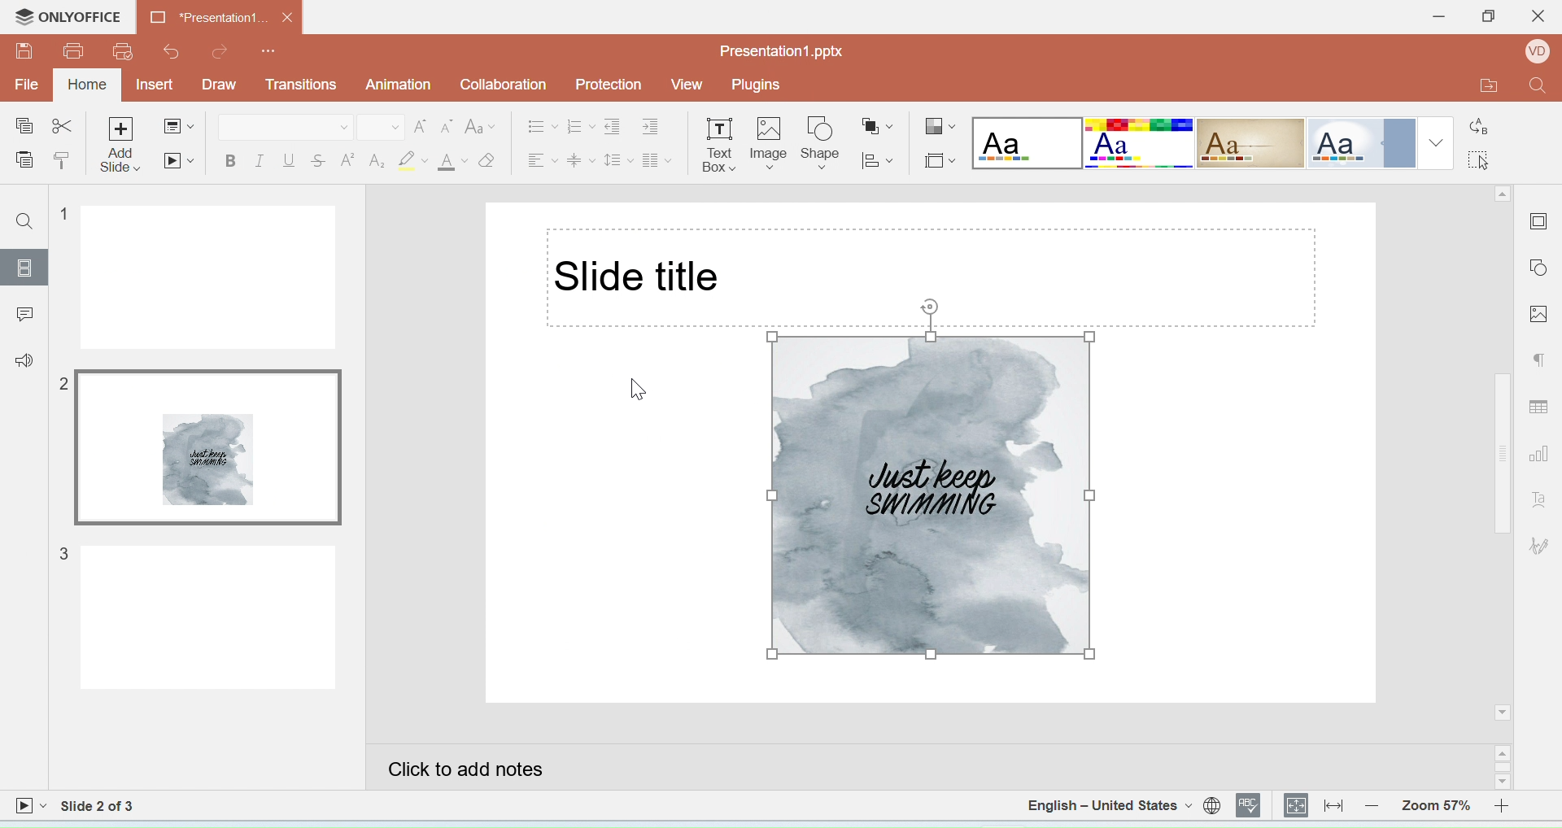 This screenshot has height=828, width=1562. Describe the element at coordinates (1027, 143) in the screenshot. I see `Blank` at that location.